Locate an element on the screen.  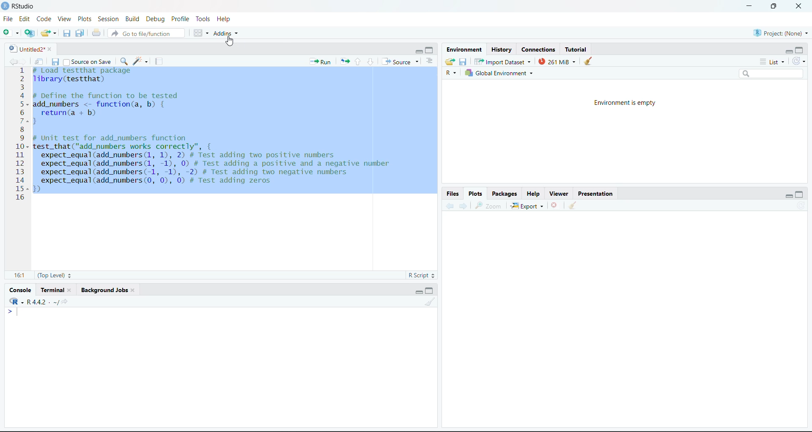
compile report is located at coordinates (159, 61).